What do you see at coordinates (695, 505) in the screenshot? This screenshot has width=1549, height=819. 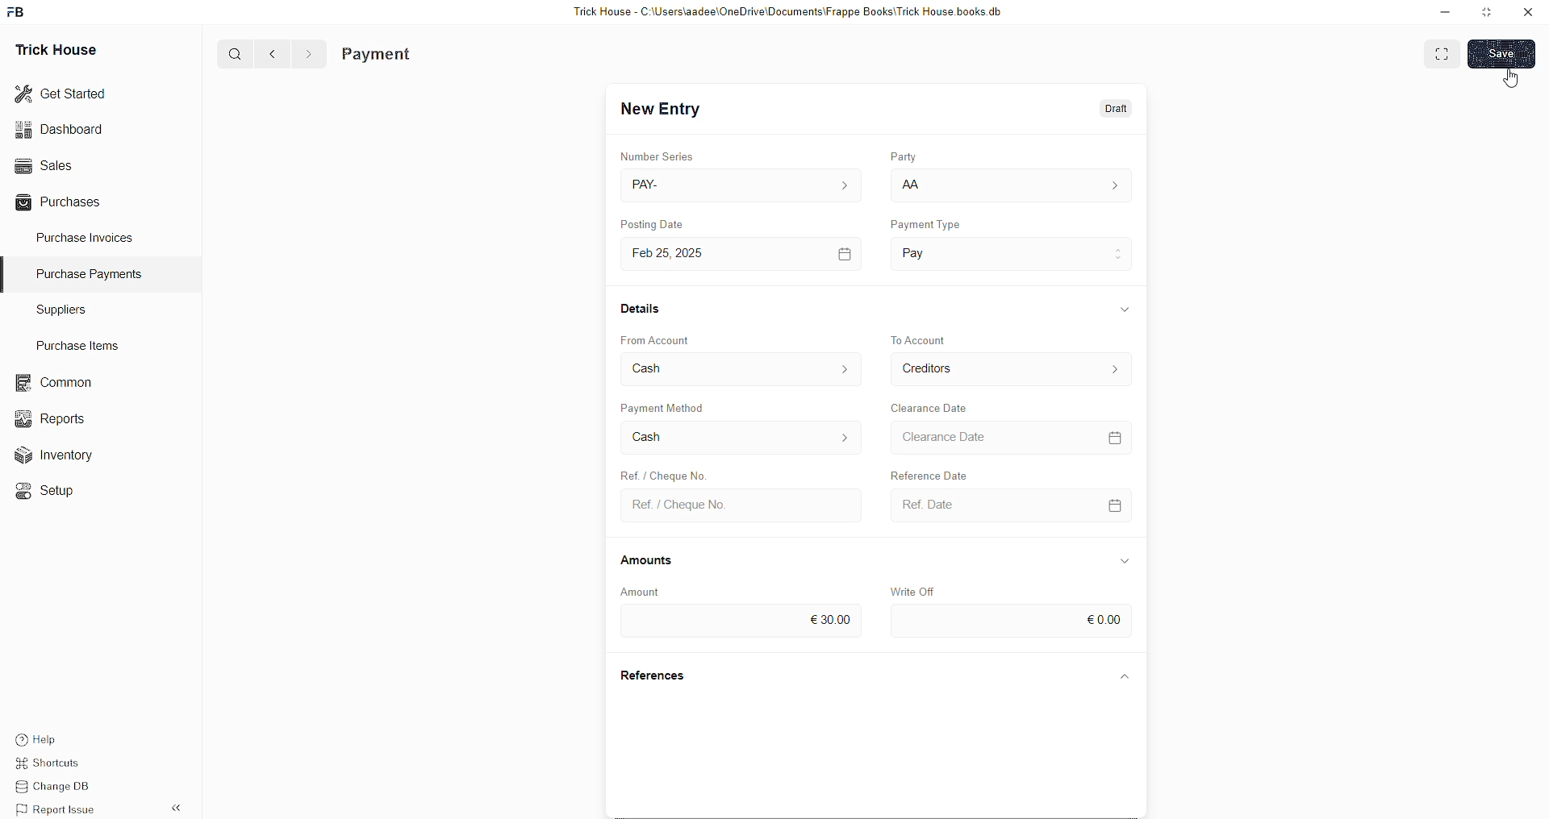 I see `Ref. / Cheque No.` at bounding box center [695, 505].